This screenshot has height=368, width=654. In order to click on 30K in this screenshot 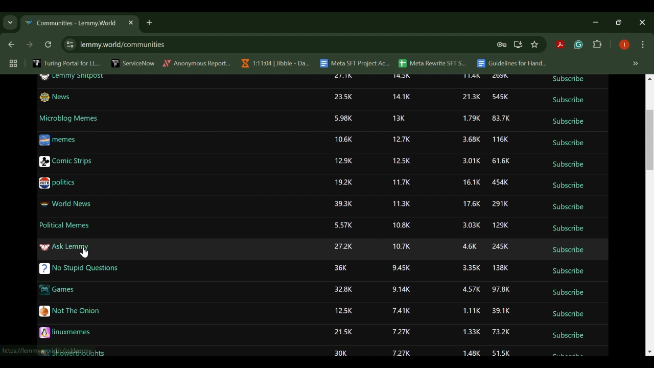, I will do `click(341, 353)`.